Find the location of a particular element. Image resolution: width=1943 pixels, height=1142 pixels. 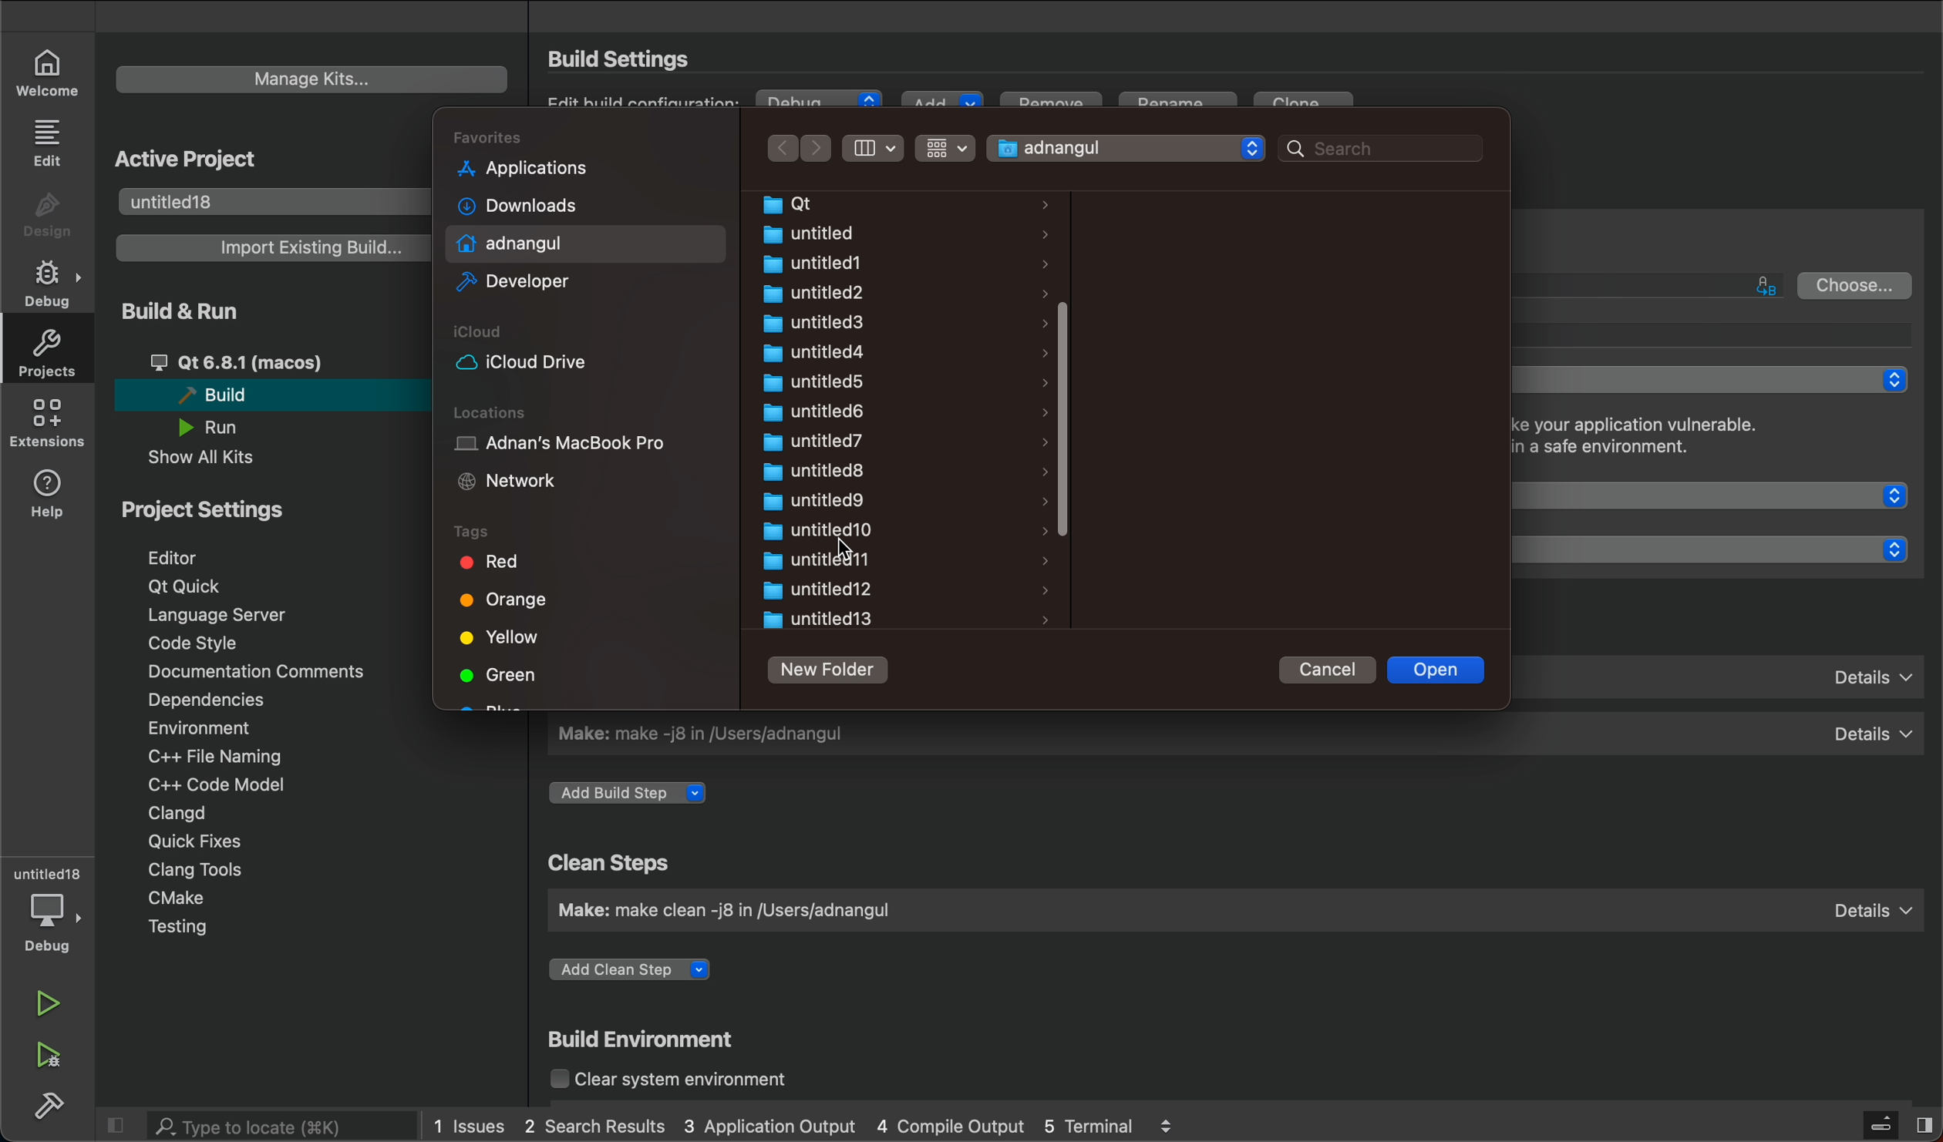

close slidebar is located at coordinates (120, 1125).